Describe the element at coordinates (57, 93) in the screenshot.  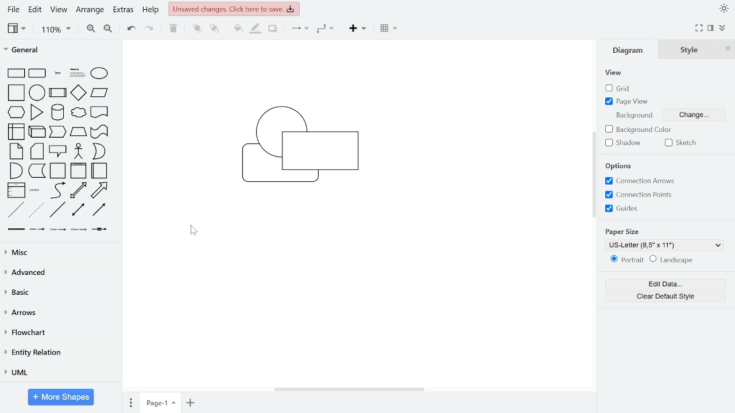
I see `process` at that location.